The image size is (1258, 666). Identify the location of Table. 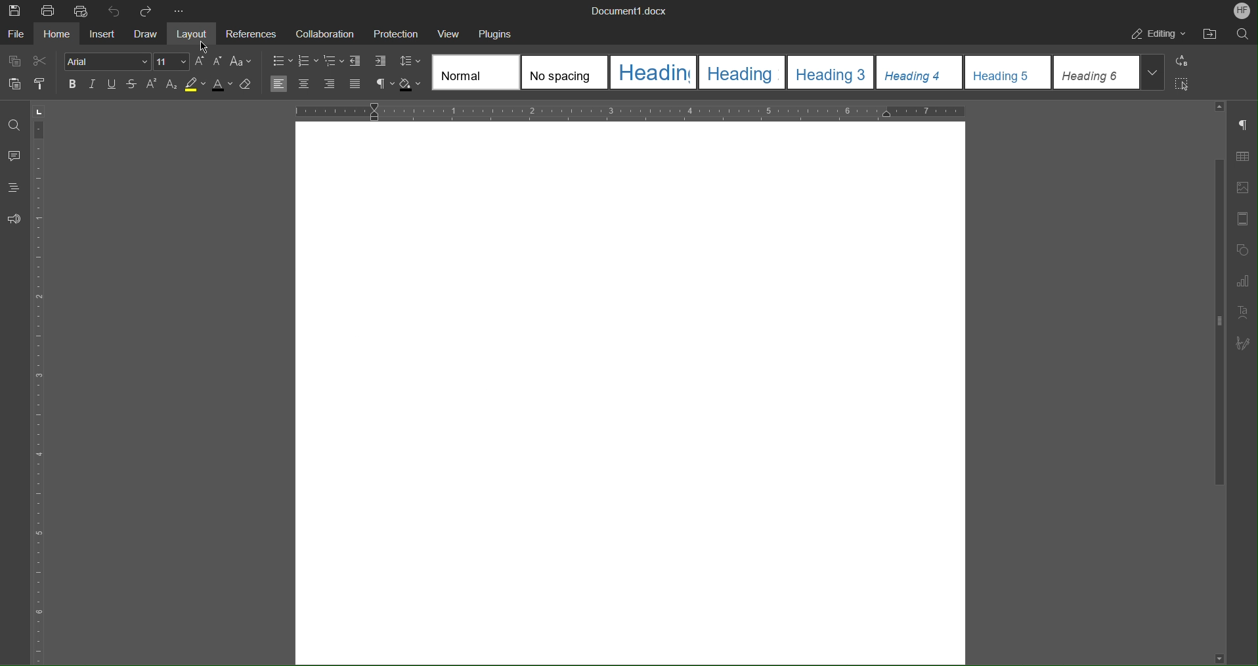
(1242, 159).